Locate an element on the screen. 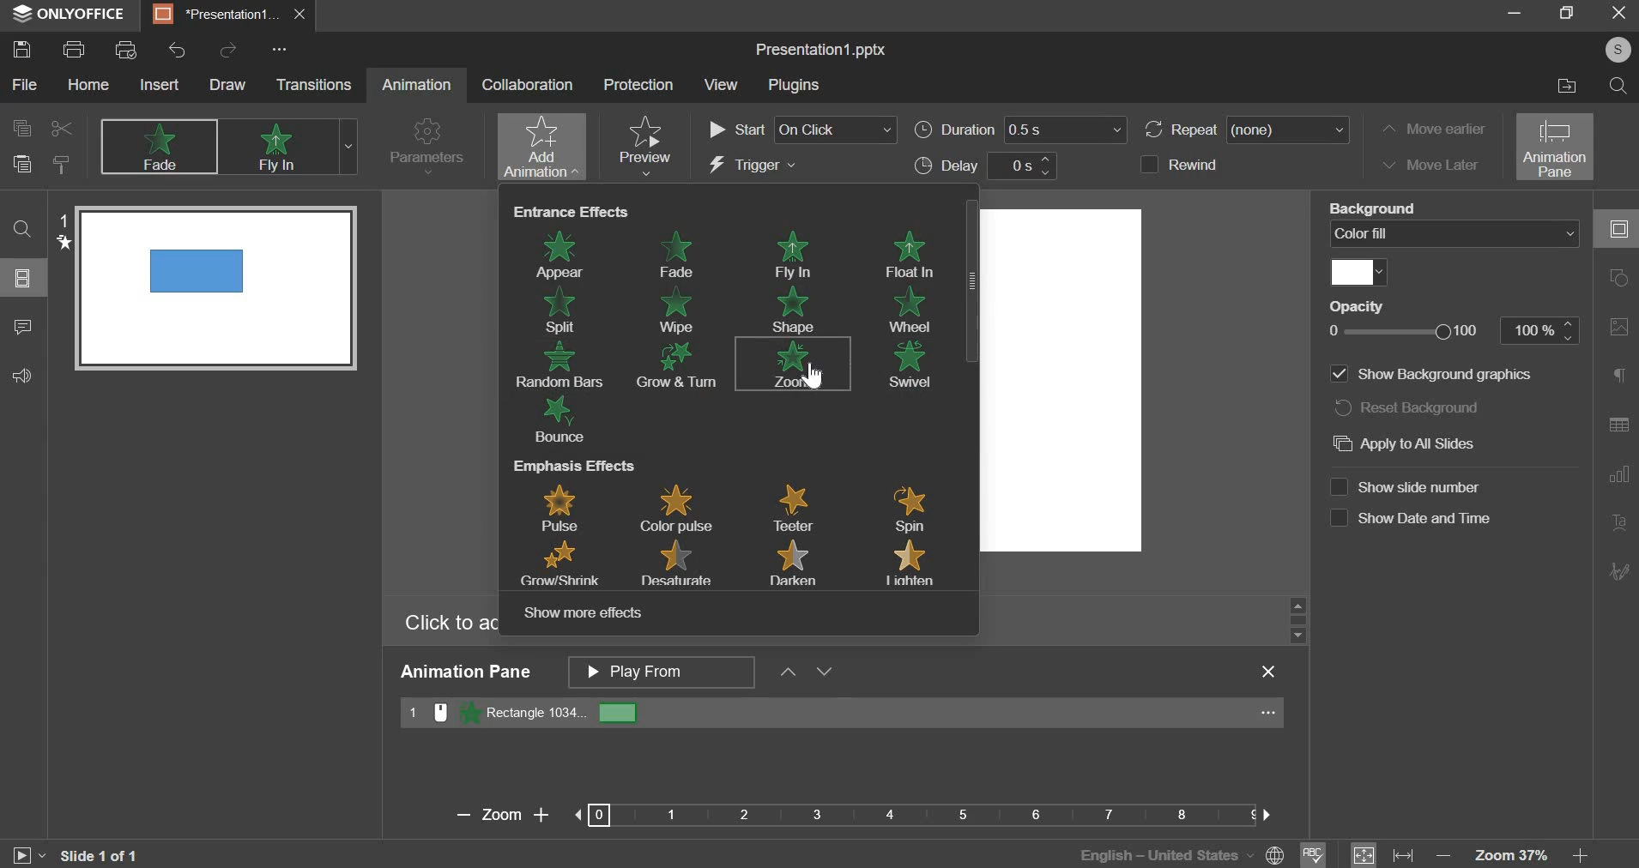  More Options is located at coordinates (1618, 570).